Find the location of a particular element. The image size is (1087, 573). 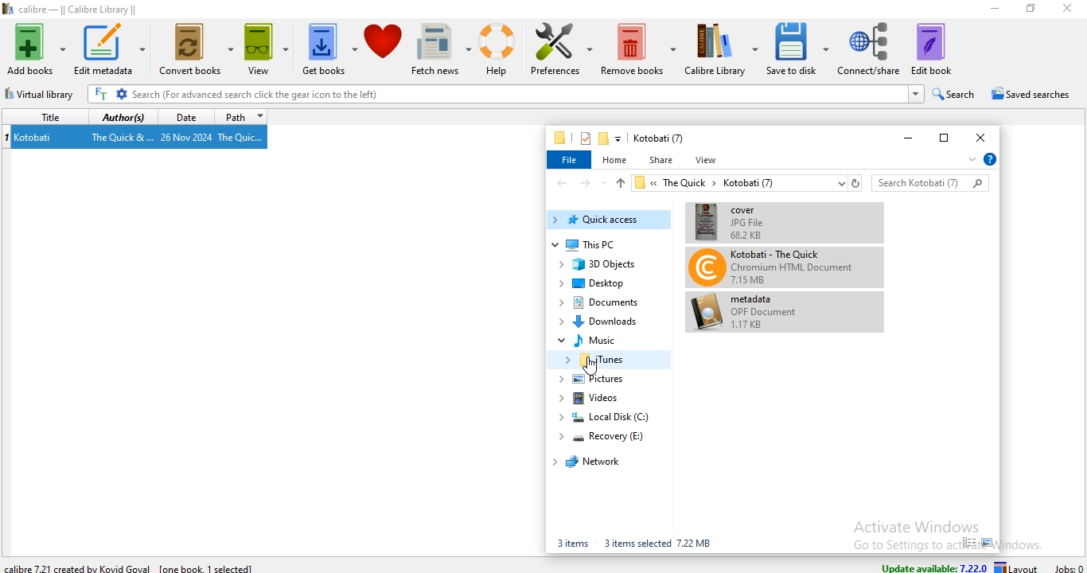

file manager logo is located at coordinates (561, 138).